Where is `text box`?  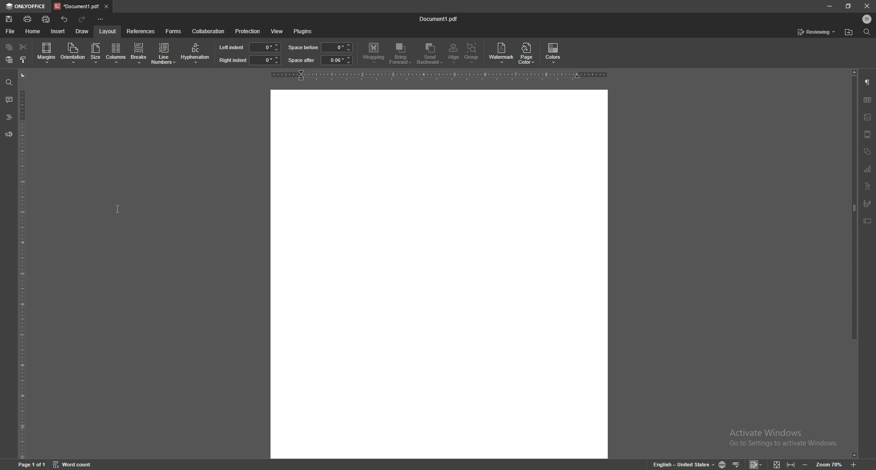 text box is located at coordinates (868, 221).